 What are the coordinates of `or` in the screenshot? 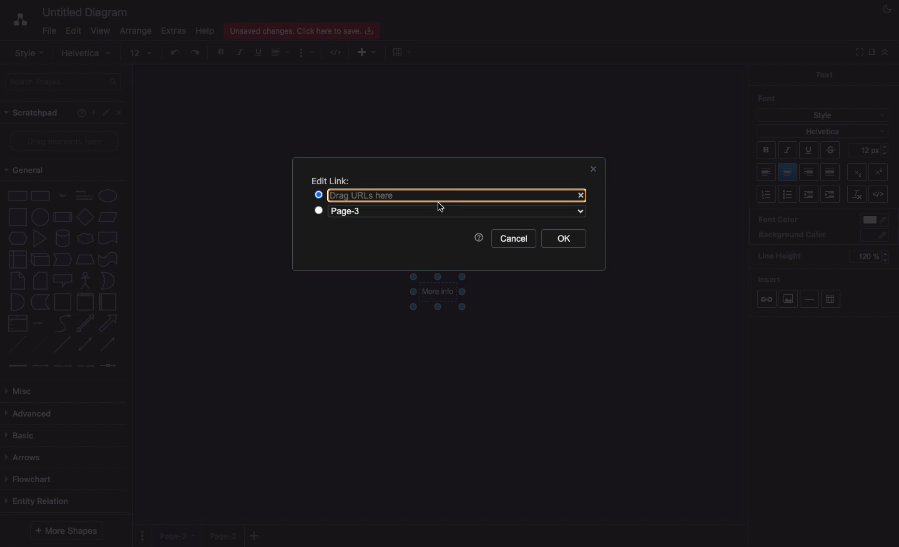 It's located at (108, 280).